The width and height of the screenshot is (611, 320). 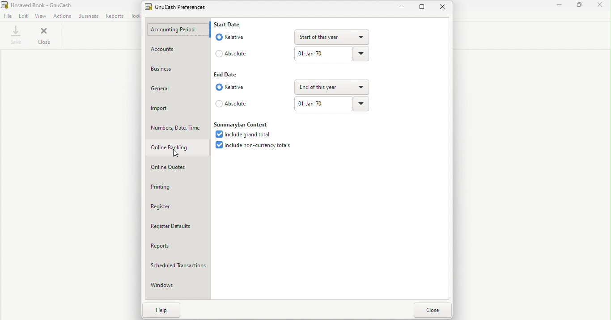 What do you see at coordinates (560, 6) in the screenshot?
I see `Minimize` at bounding box center [560, 6].